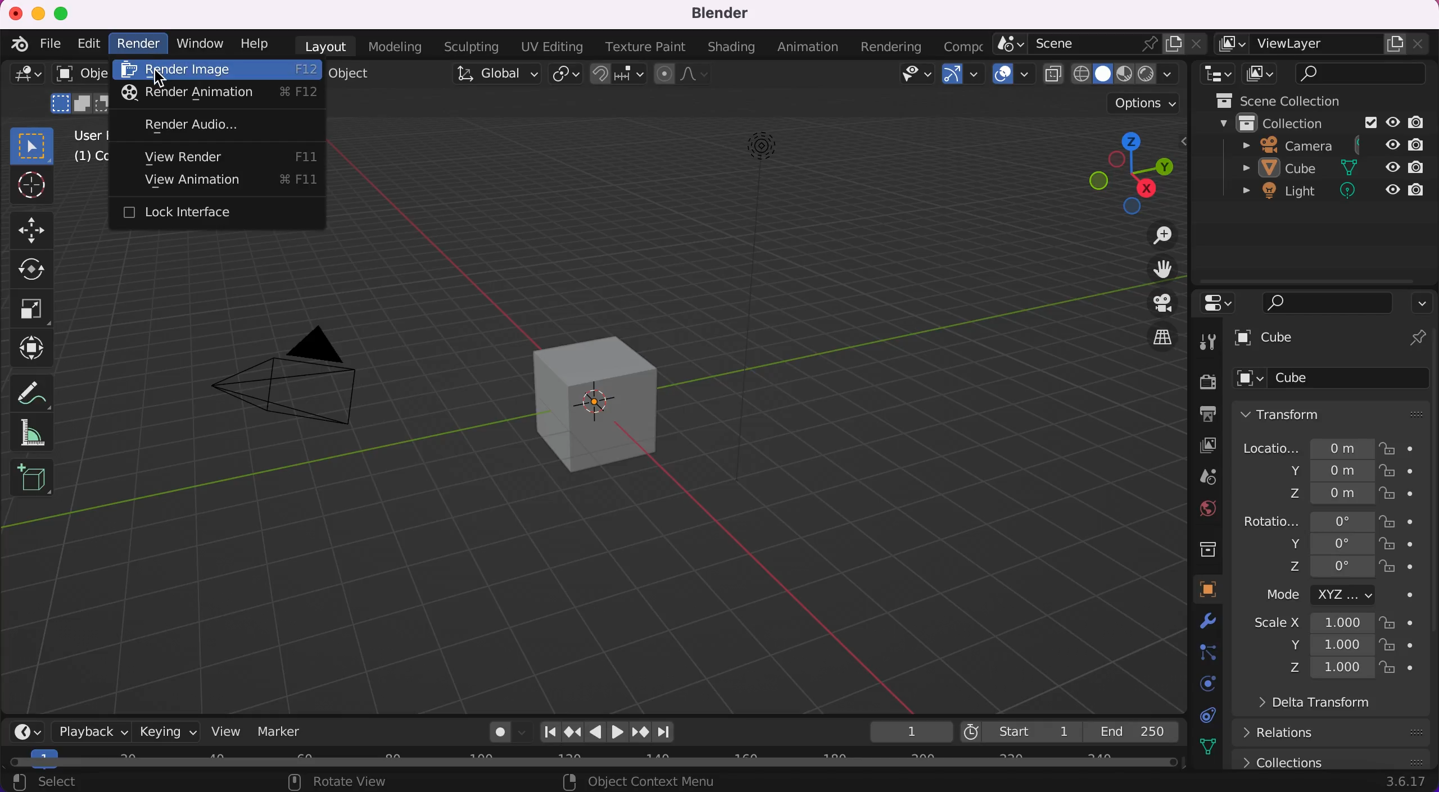 The width and height of the screenshot is (1439, 792). I want to click on select box, so click(31, 145).